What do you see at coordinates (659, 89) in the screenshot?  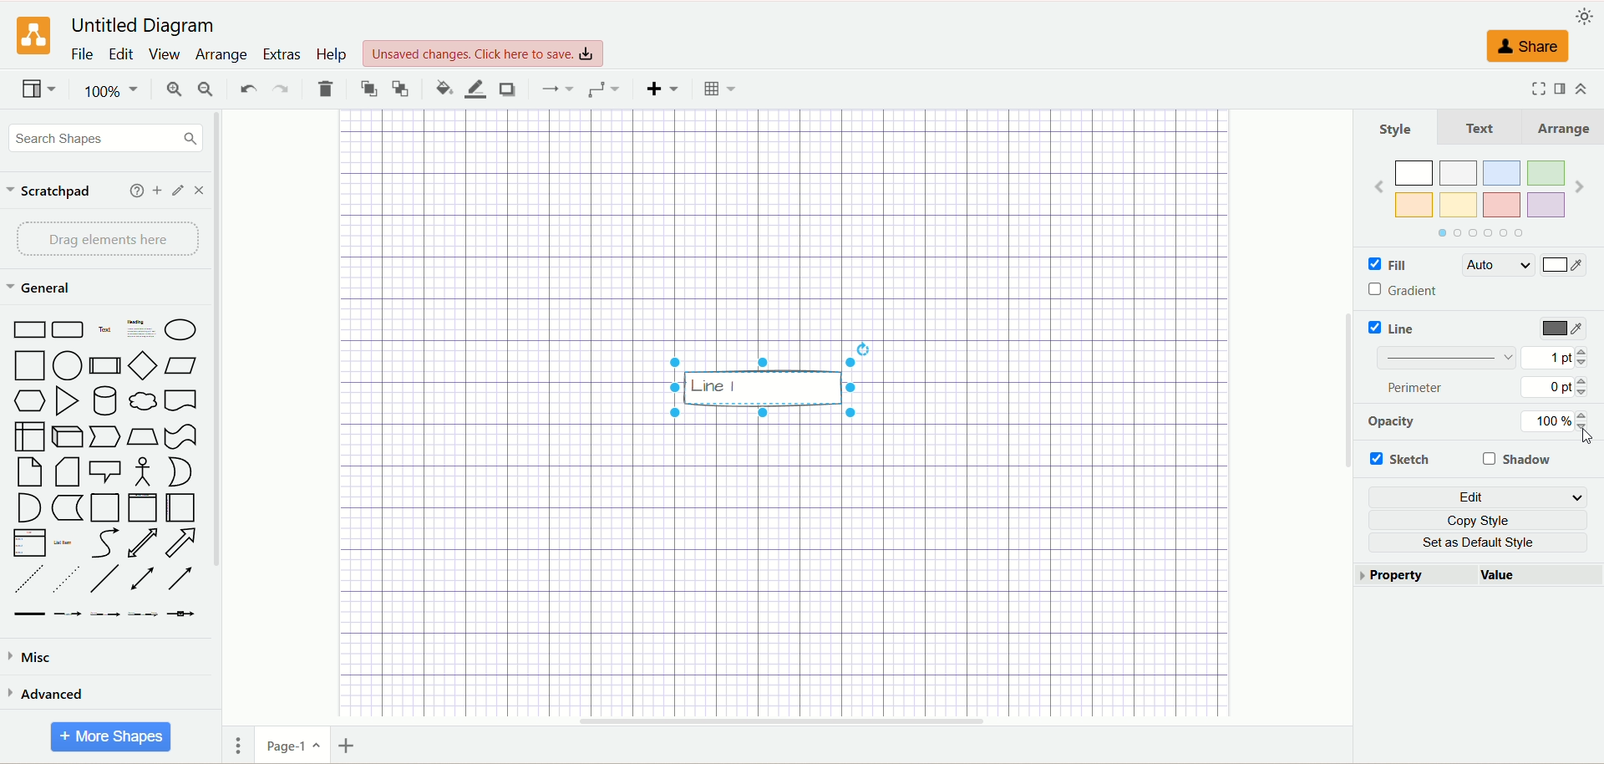 I see `insert` at bounding box center [659, 89].